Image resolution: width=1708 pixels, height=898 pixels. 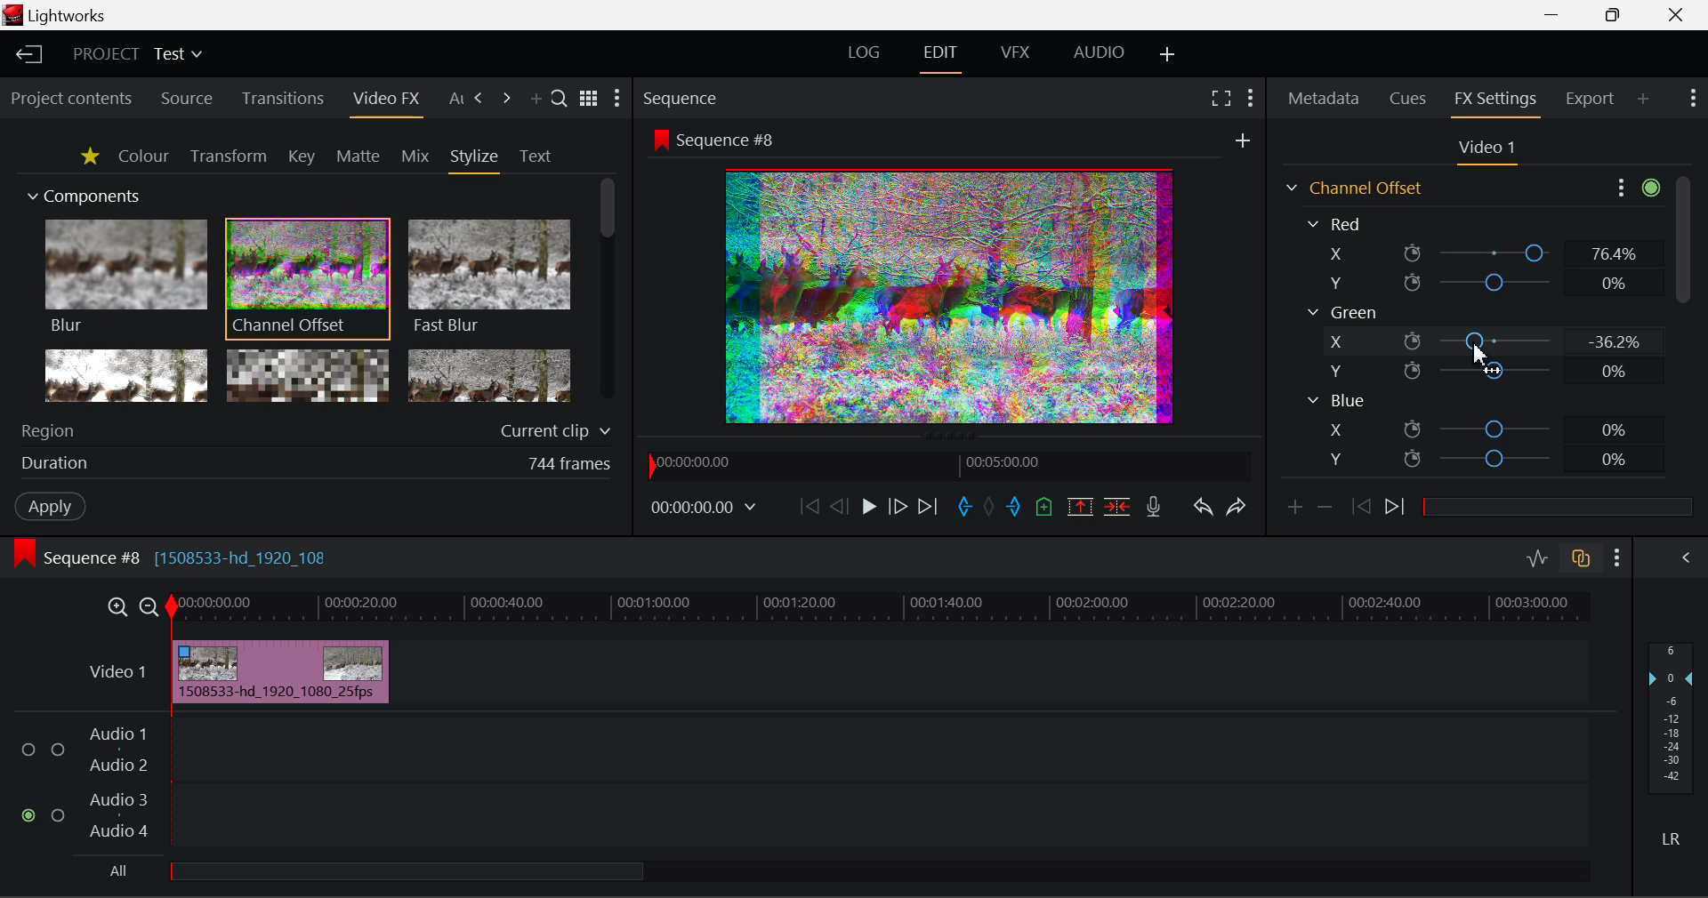 What do you see at coordinates (619, 98) in the screenshot?
I see `Show Settings` at bounding box center [619, 98].